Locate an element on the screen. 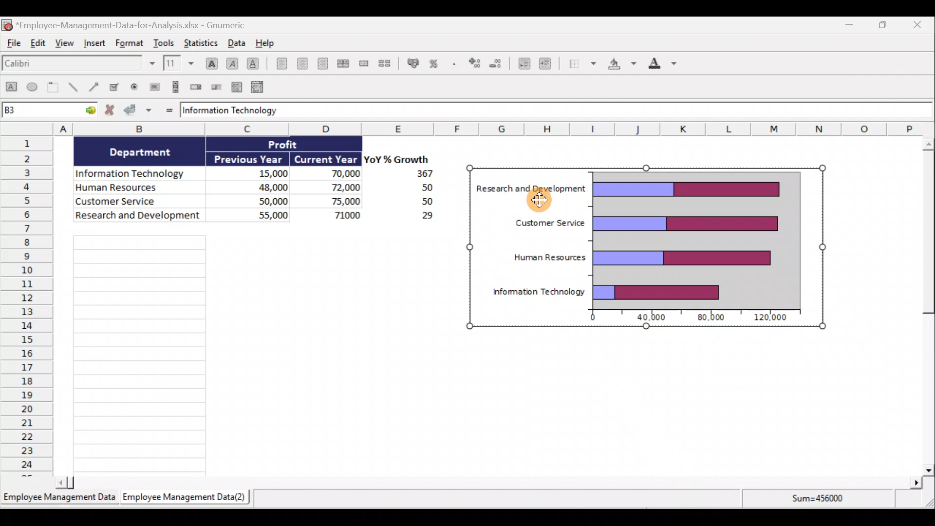 The width and height of the screenshot is (935, 526). 367 is located at coordinates (421, 174).